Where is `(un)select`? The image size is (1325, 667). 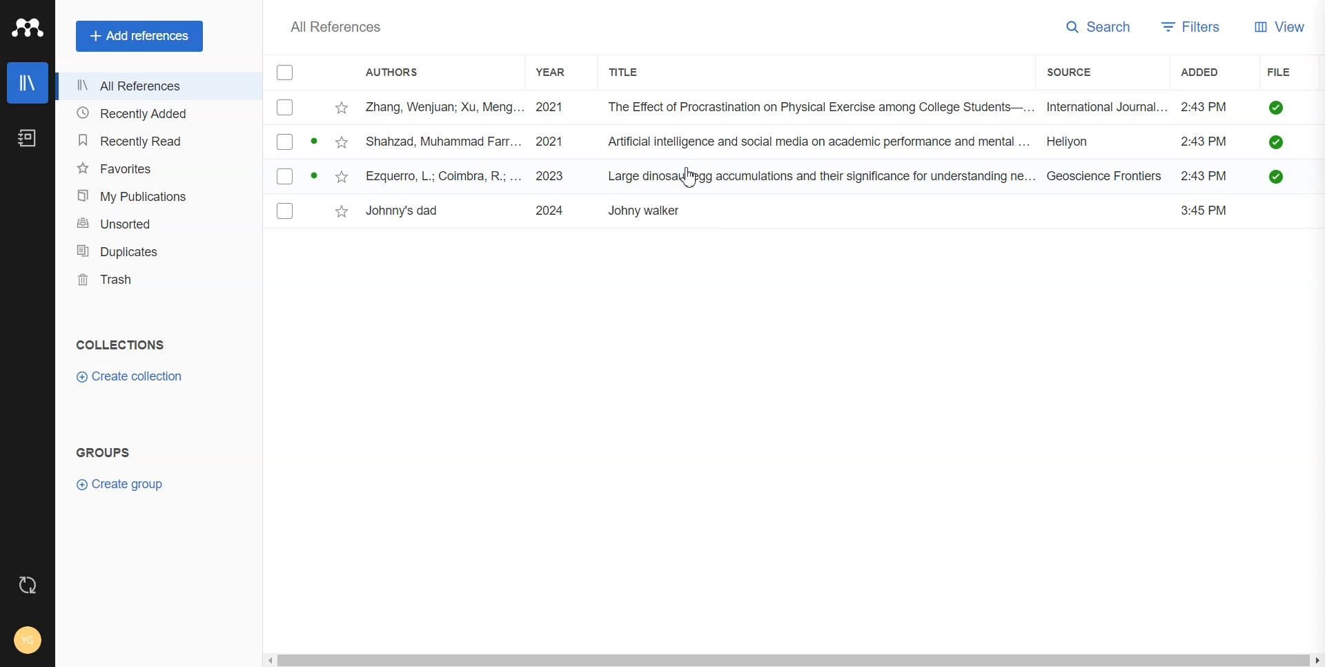
(un)select is located at coordinates (284, 177).